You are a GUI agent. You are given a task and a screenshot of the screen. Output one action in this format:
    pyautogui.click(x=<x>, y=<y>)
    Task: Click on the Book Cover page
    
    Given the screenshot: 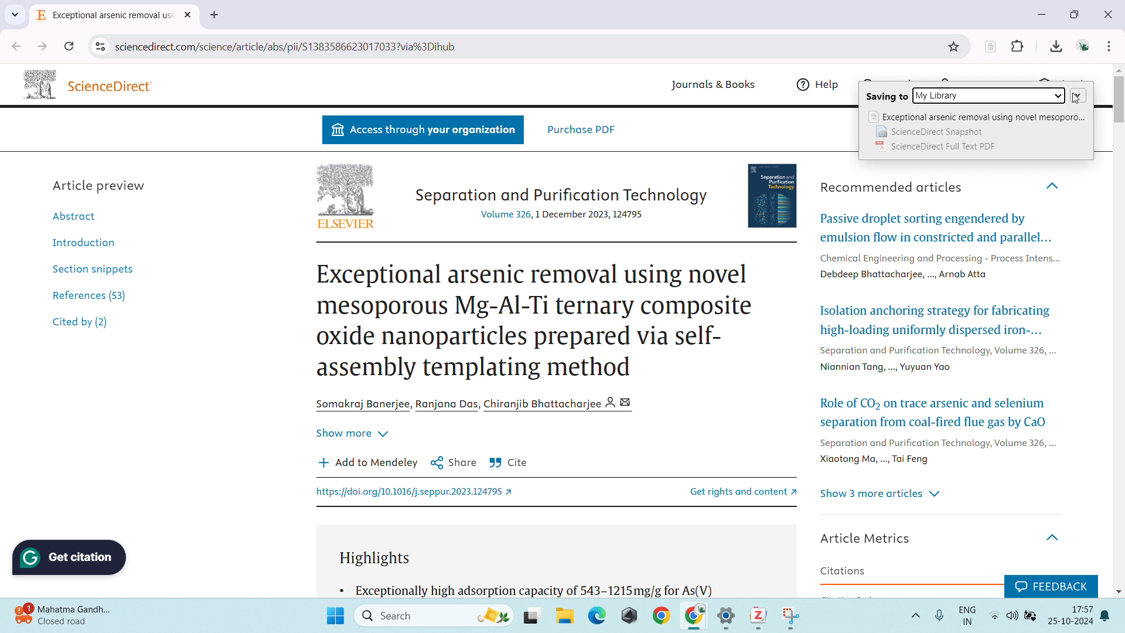 What is the action you would take?
    pyautogui.click(x=774, y=193)
    